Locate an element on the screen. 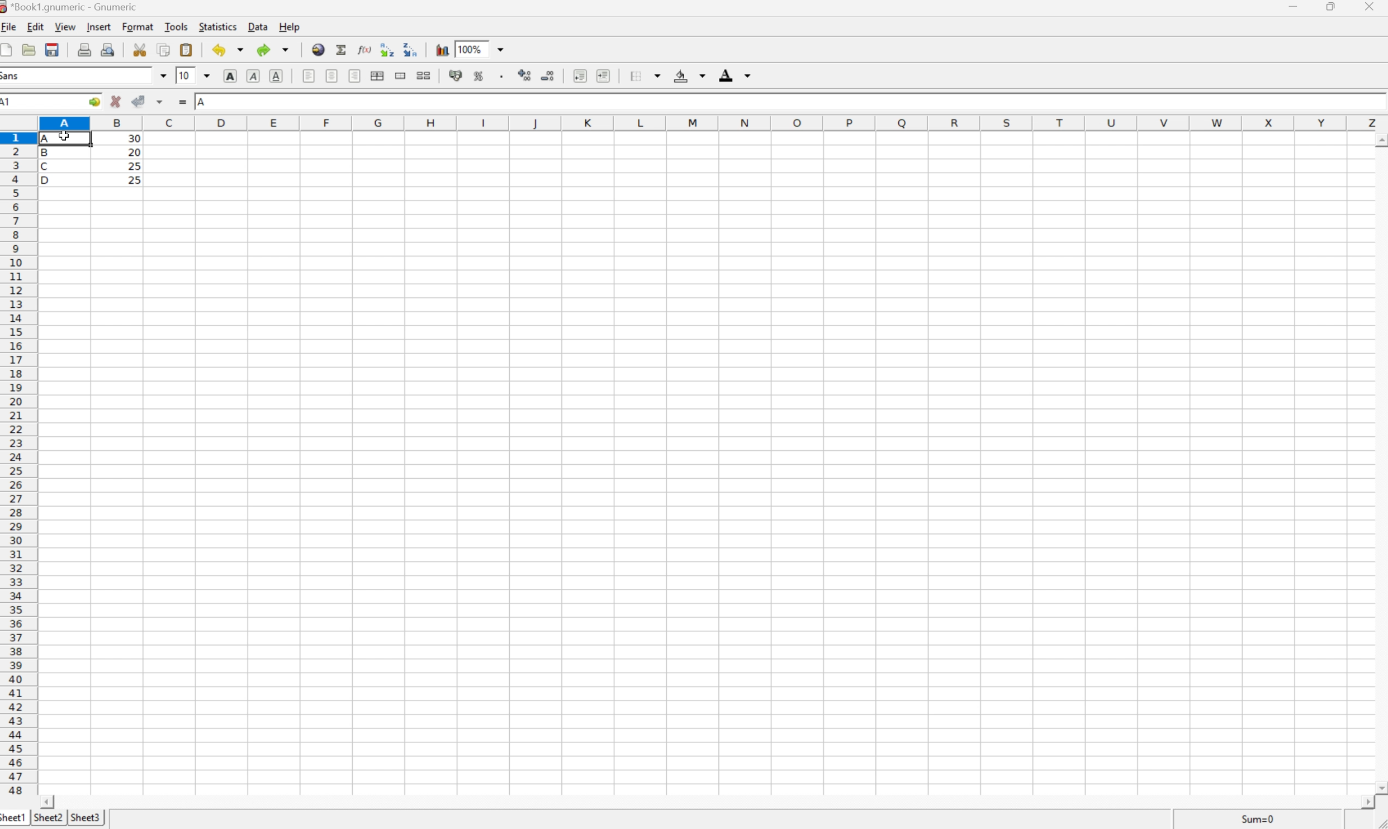  Set the format of the selected cells to include a thousands separator is located at coordinates (501, 77).